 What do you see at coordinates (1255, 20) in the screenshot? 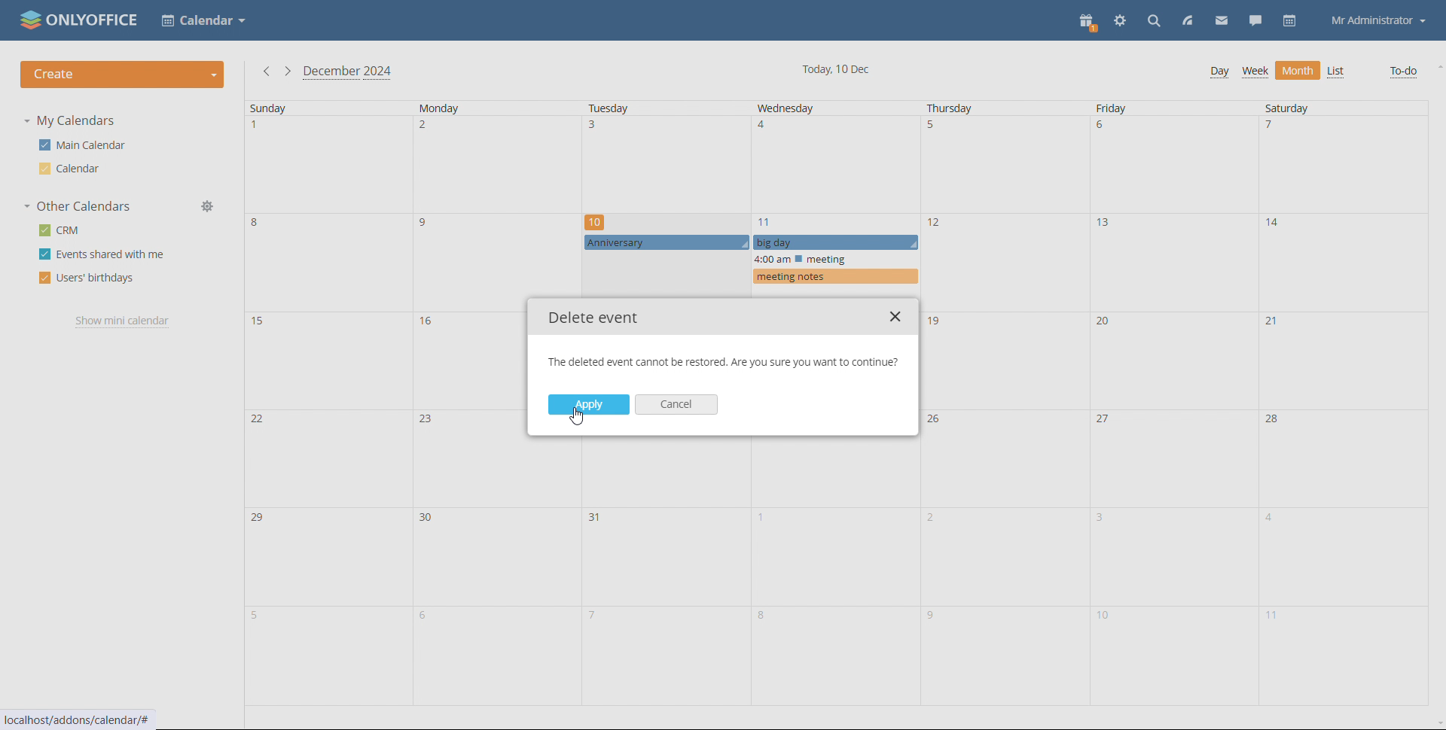
I see `talk` at bounding box center [1255, 20].